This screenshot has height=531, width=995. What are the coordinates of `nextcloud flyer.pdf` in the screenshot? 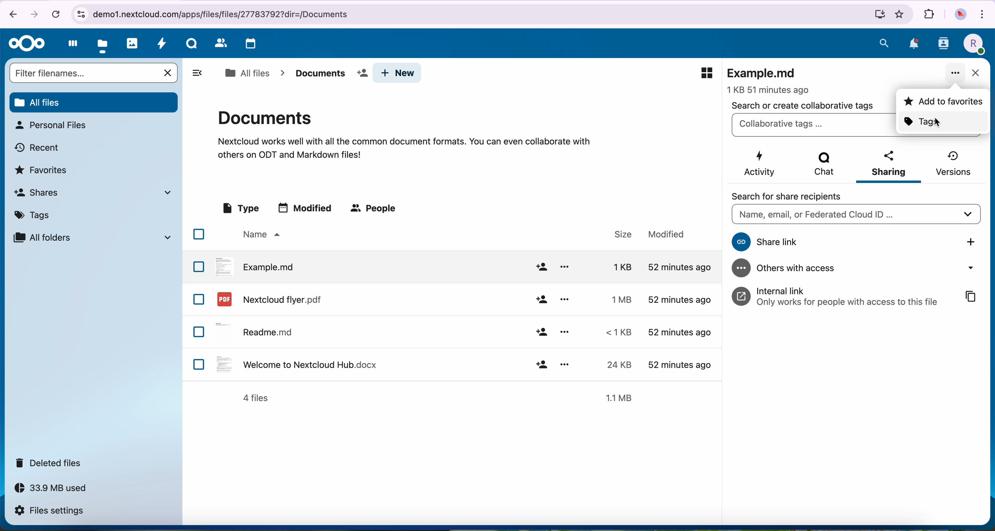 It's located at (268, 299).